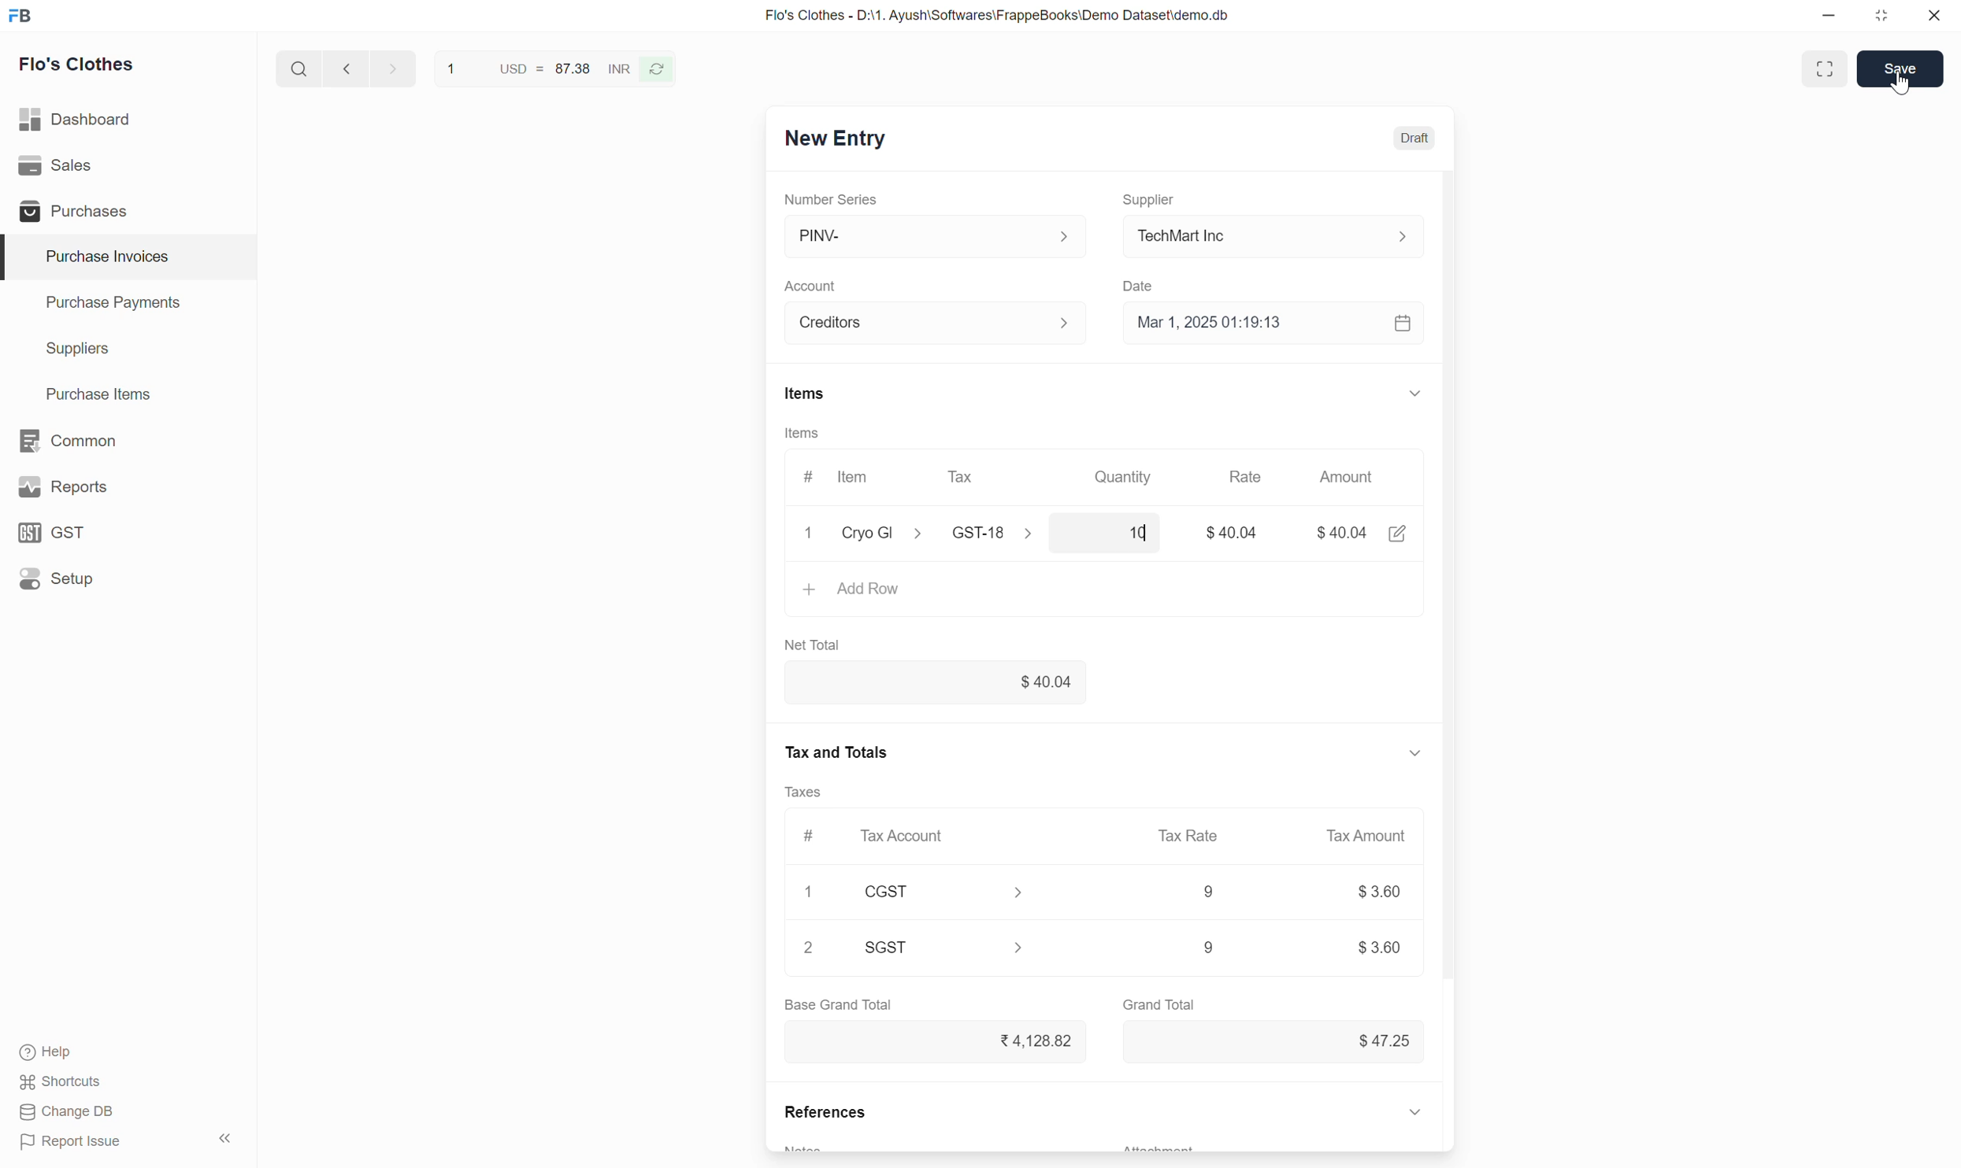  What do you see at coordinates (1281, 235) in the screenshot?
I see `TechMart Inc.` at bounding box center [1281, 235].